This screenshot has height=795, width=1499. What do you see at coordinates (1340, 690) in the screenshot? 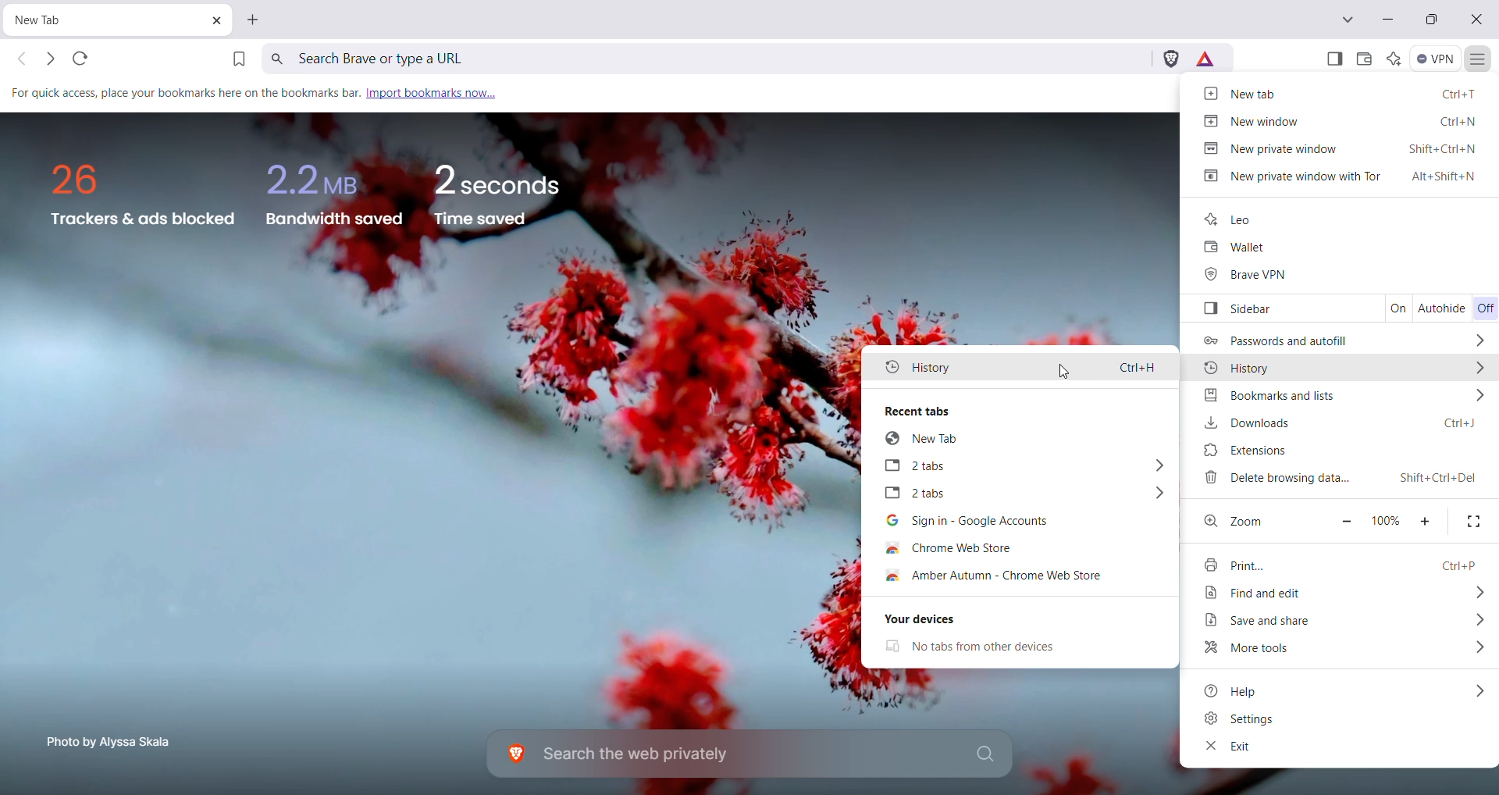
I see `Help` at bounding box center [1340, 690].